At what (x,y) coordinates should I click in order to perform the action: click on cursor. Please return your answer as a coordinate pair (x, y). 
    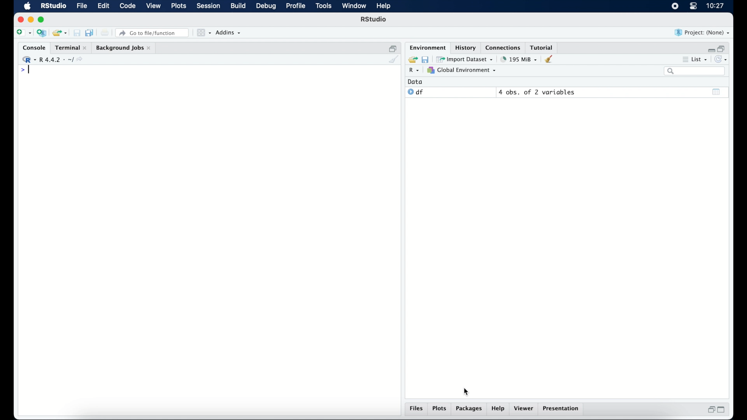
    Looking at the image, I should click on (467, 392).